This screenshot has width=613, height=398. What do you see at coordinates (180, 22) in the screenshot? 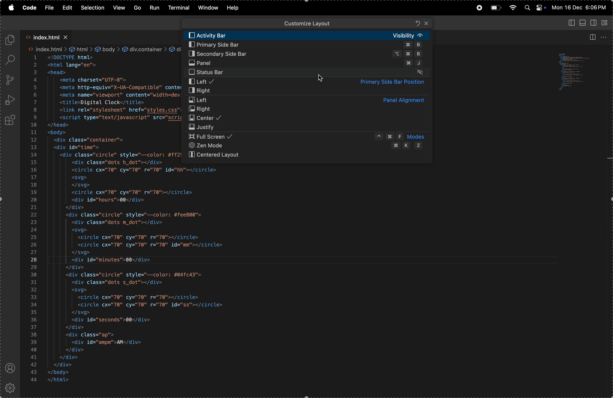
I see `back ward` at bounding box center [180, 22].